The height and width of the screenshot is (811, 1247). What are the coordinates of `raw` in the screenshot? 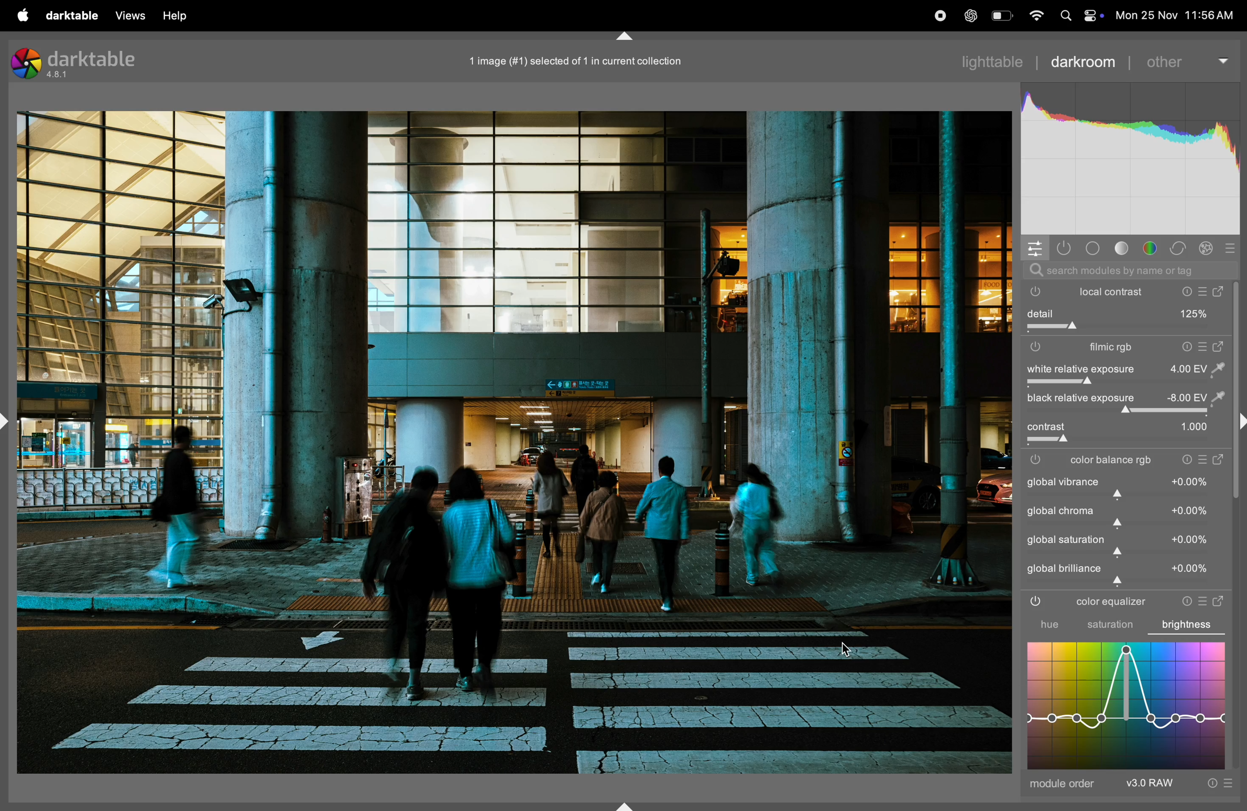 It's located at (1180, 784).